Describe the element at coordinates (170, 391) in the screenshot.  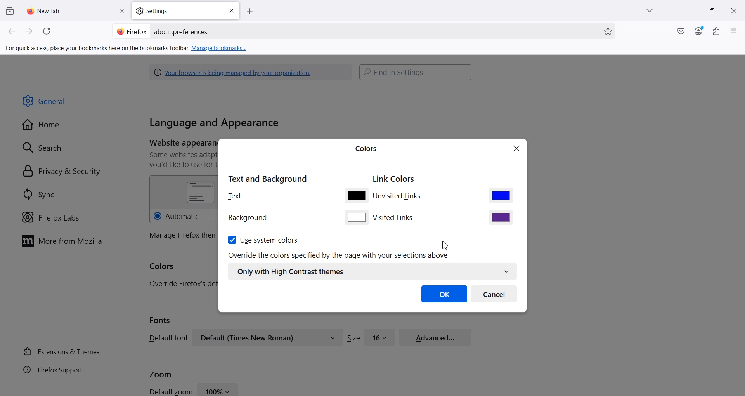
I see `Default zoom` at that location.